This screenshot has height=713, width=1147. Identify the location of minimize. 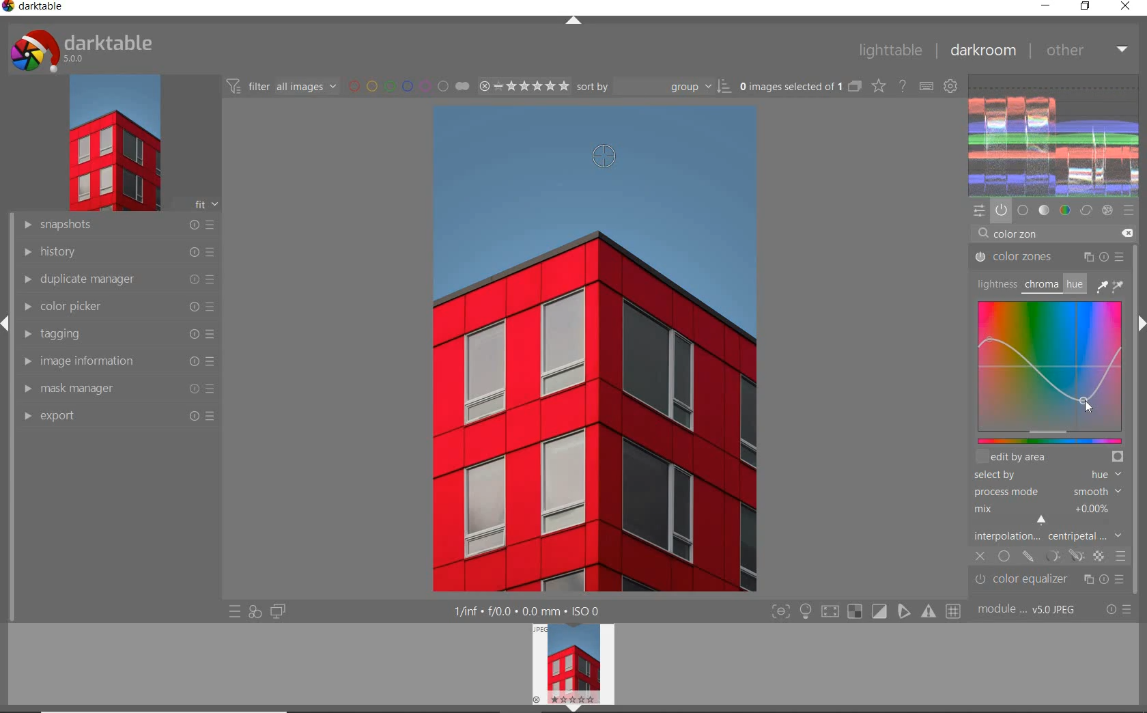
(1046, 7).